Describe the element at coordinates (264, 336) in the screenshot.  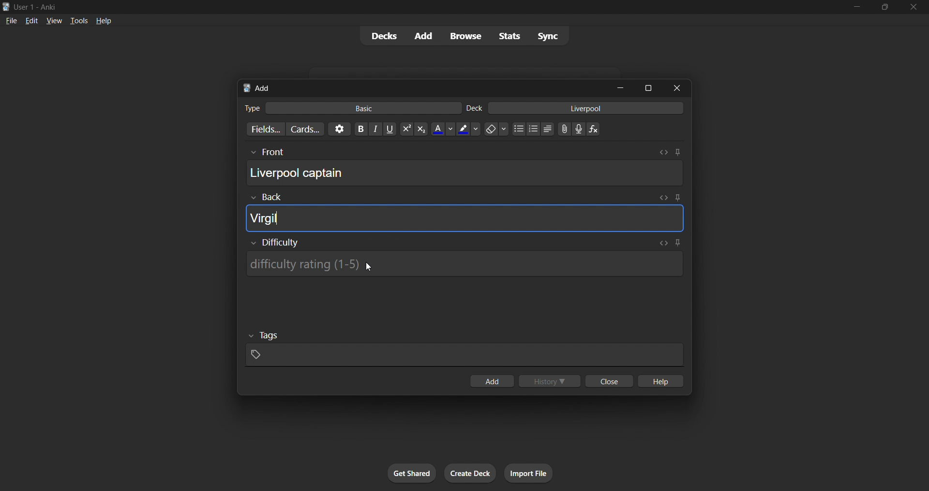
I see `` at that location.